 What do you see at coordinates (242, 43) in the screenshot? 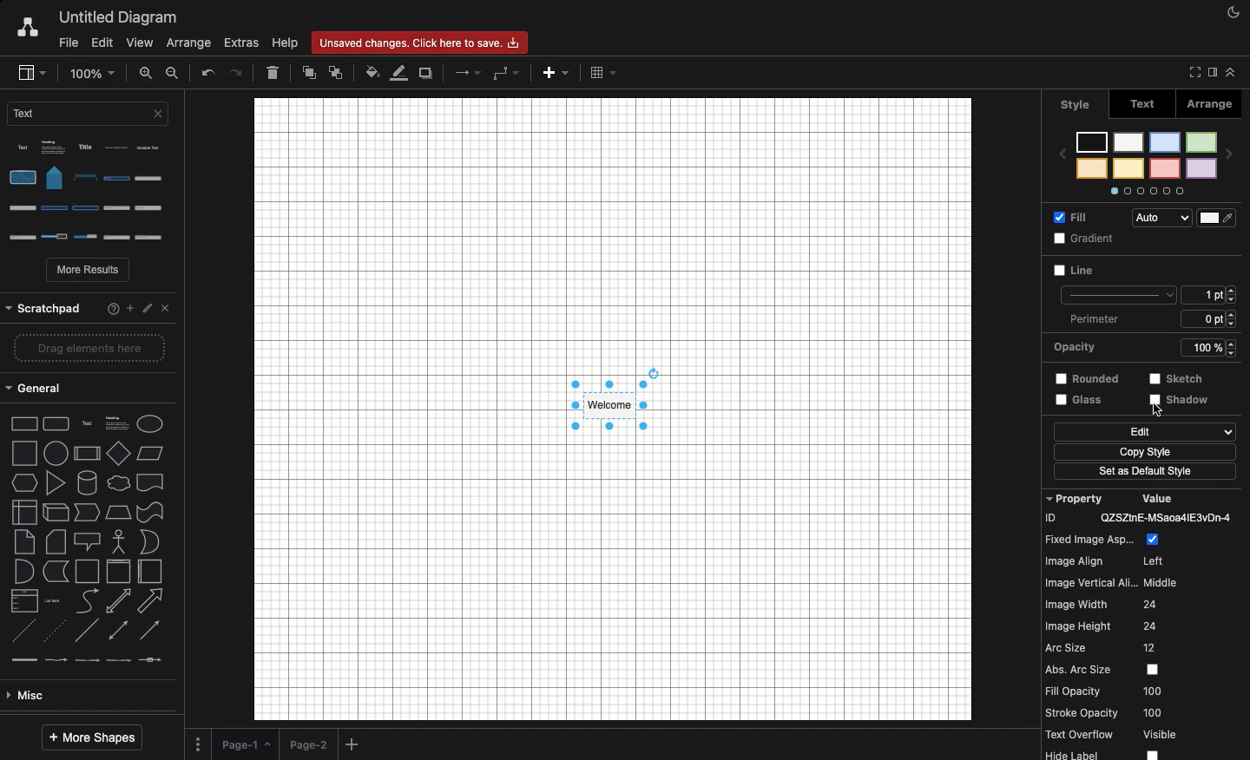
I see `Extras` at bounding box center [242, 43].